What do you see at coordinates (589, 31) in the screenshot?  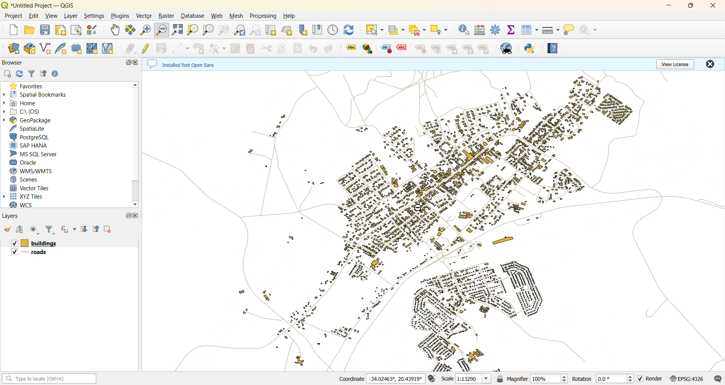 I see `no action` at bounding box center [589, 31].